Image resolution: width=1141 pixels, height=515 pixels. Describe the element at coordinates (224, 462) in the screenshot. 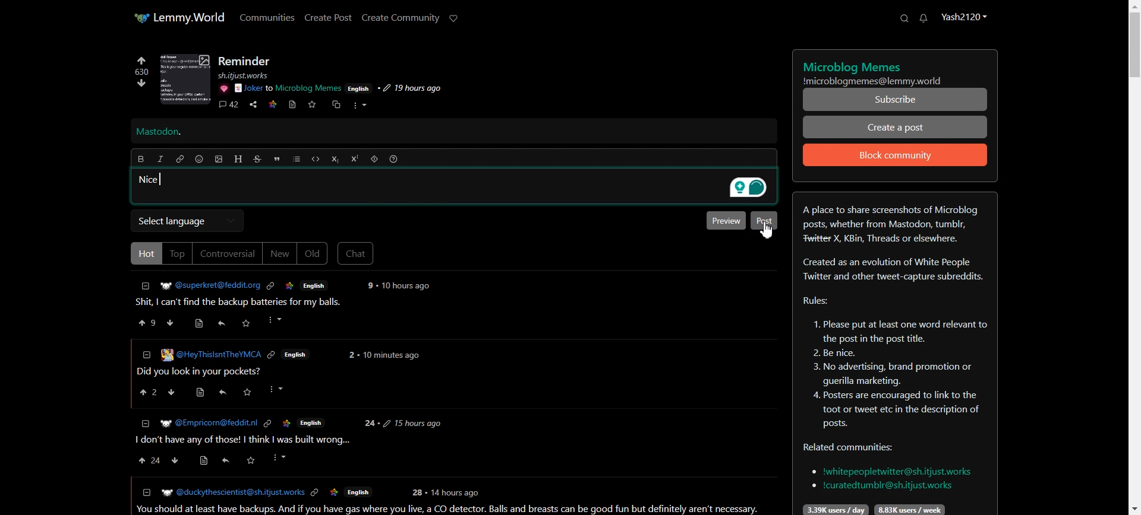

I see `` at that location.